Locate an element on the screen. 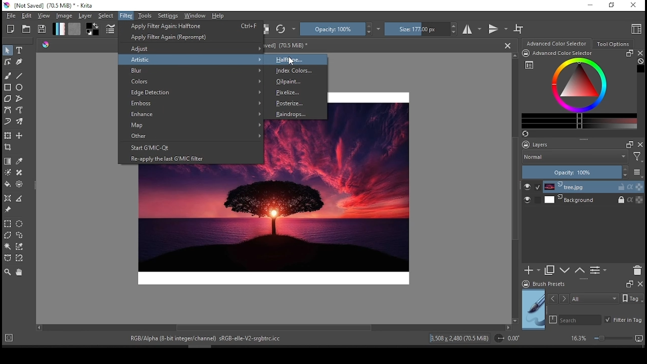 This screenshot has width=647, height=364. window is located at coordinates (195, 16).